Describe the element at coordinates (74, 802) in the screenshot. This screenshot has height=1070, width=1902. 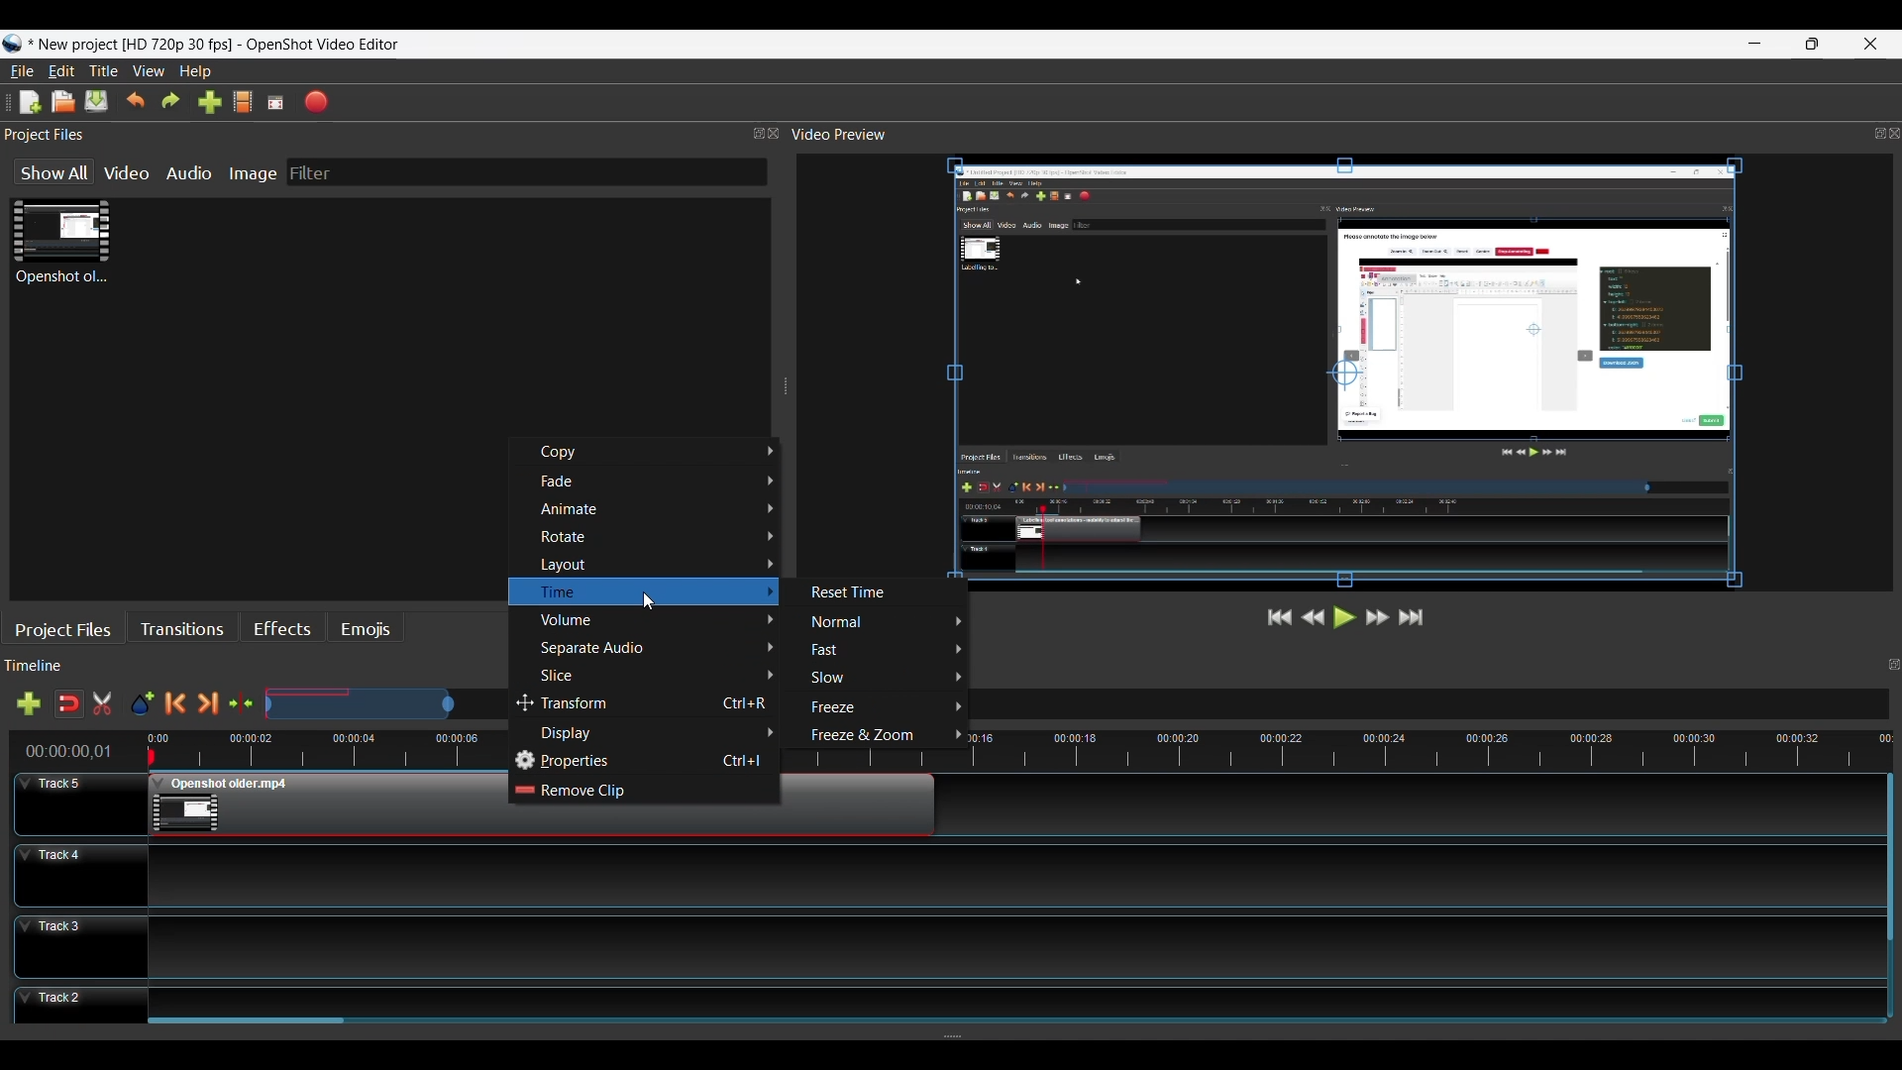
I see `Track Header` at that location.